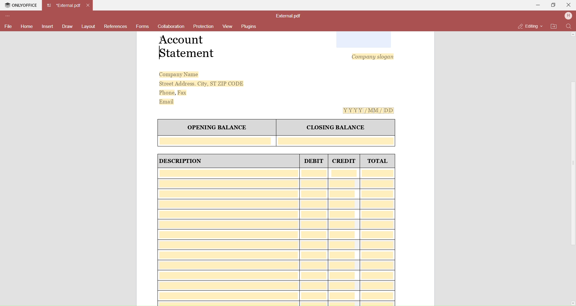  Describe the element at coordinates (572, 302) in the screenshot. I see `Scroll Down` at that location.